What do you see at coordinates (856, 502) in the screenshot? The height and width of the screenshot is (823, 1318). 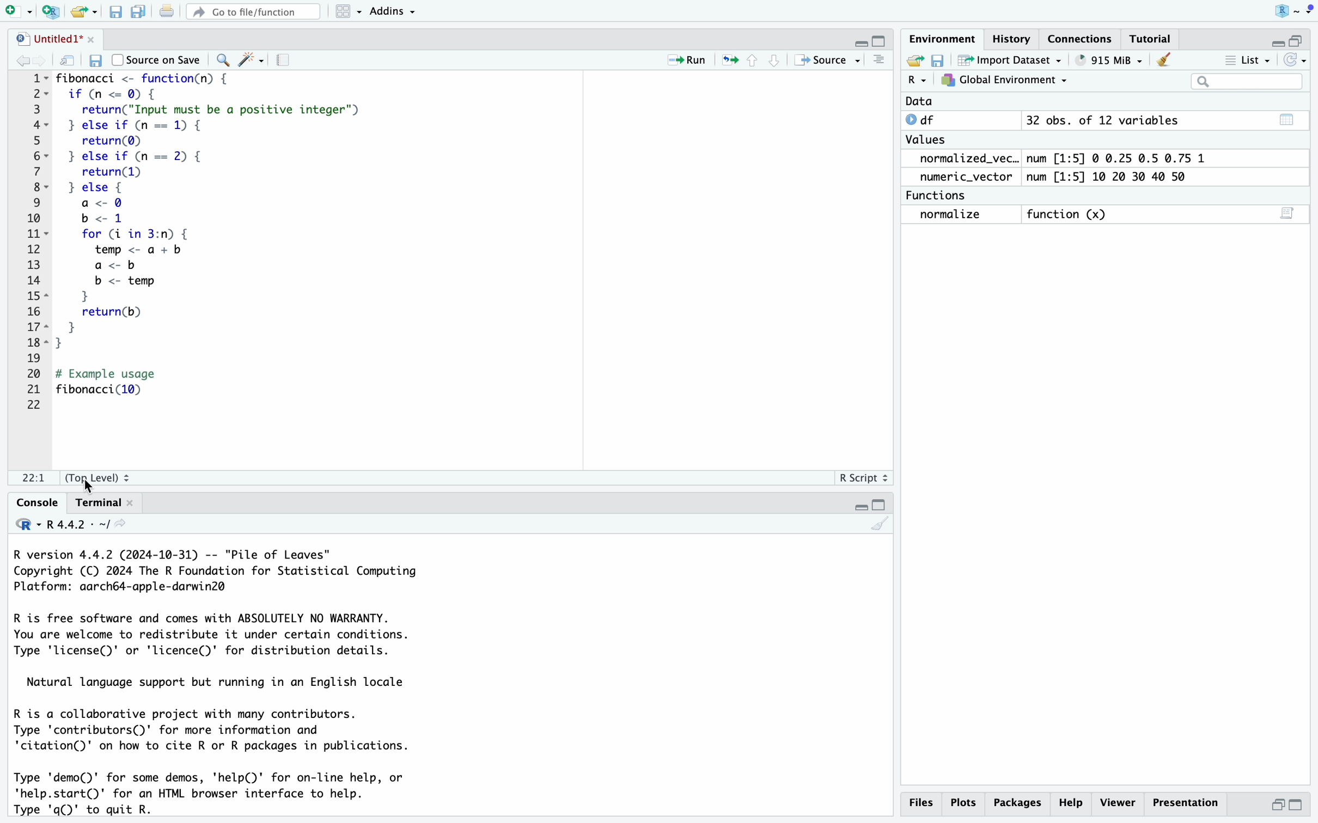 I see `minimize` at bounding box center [856, 502].